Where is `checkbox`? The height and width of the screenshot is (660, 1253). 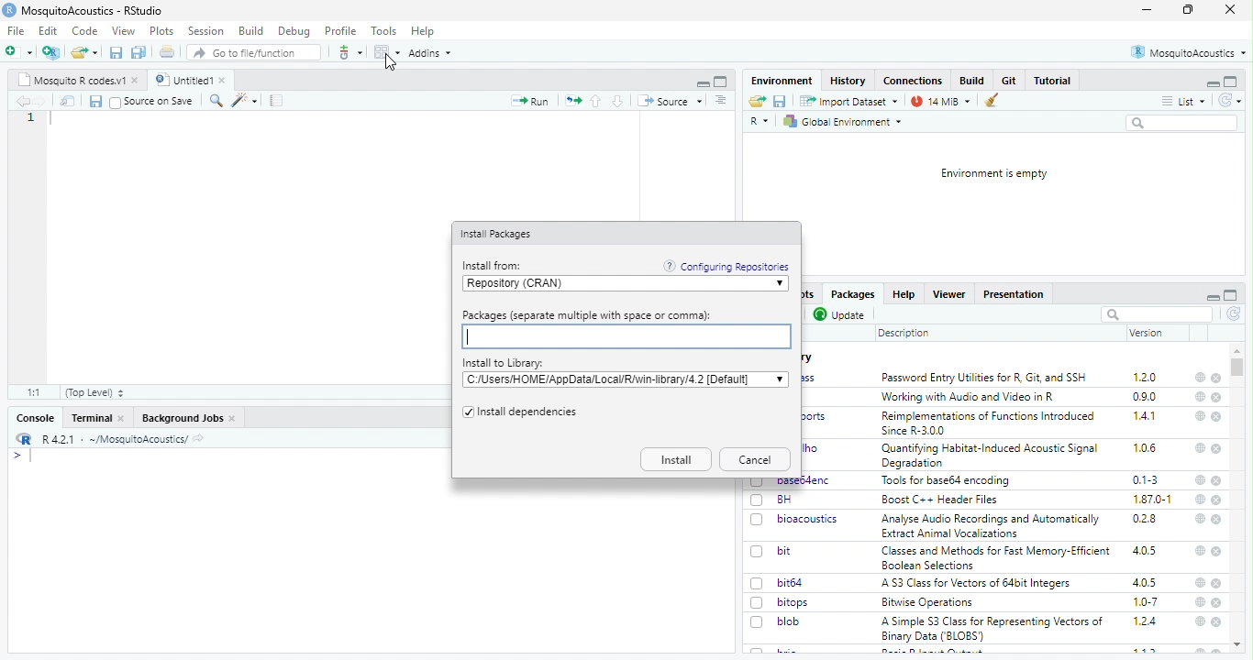
checkbox is located at coordinates (758, 553).